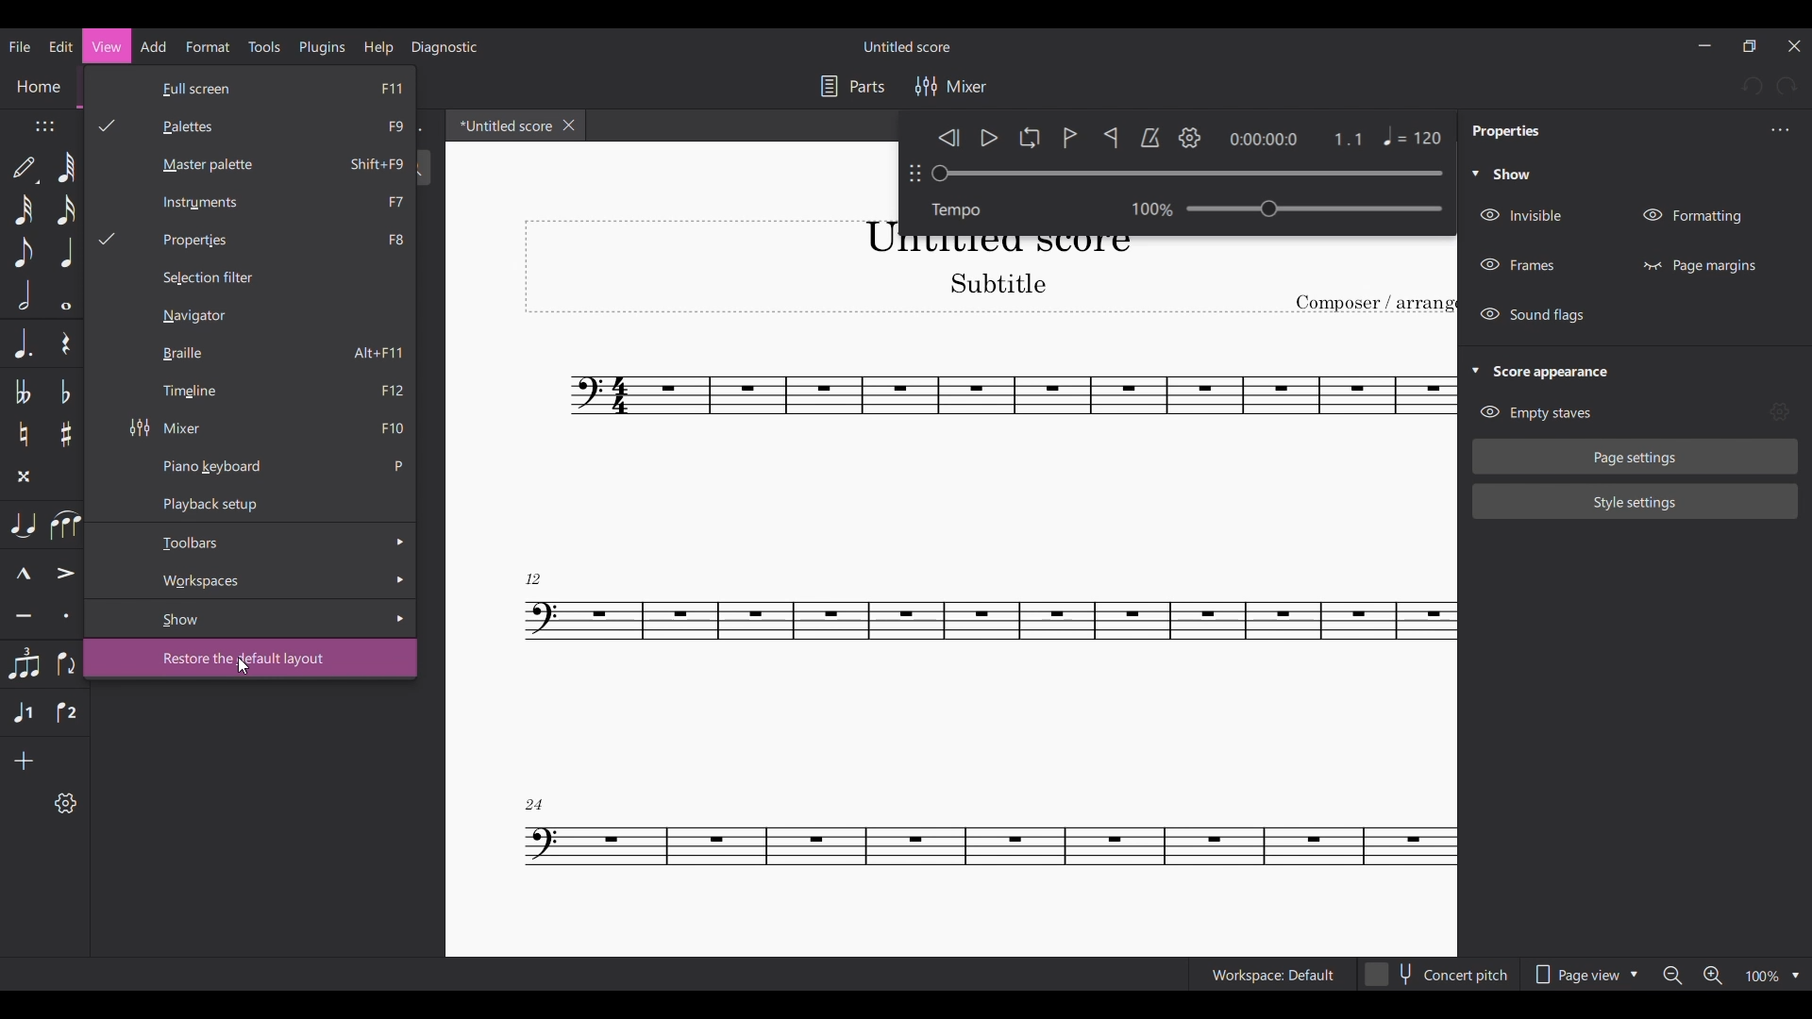 The width and height of the screenshot is (1812, 1019). I want to click on View, so click(107, 45).